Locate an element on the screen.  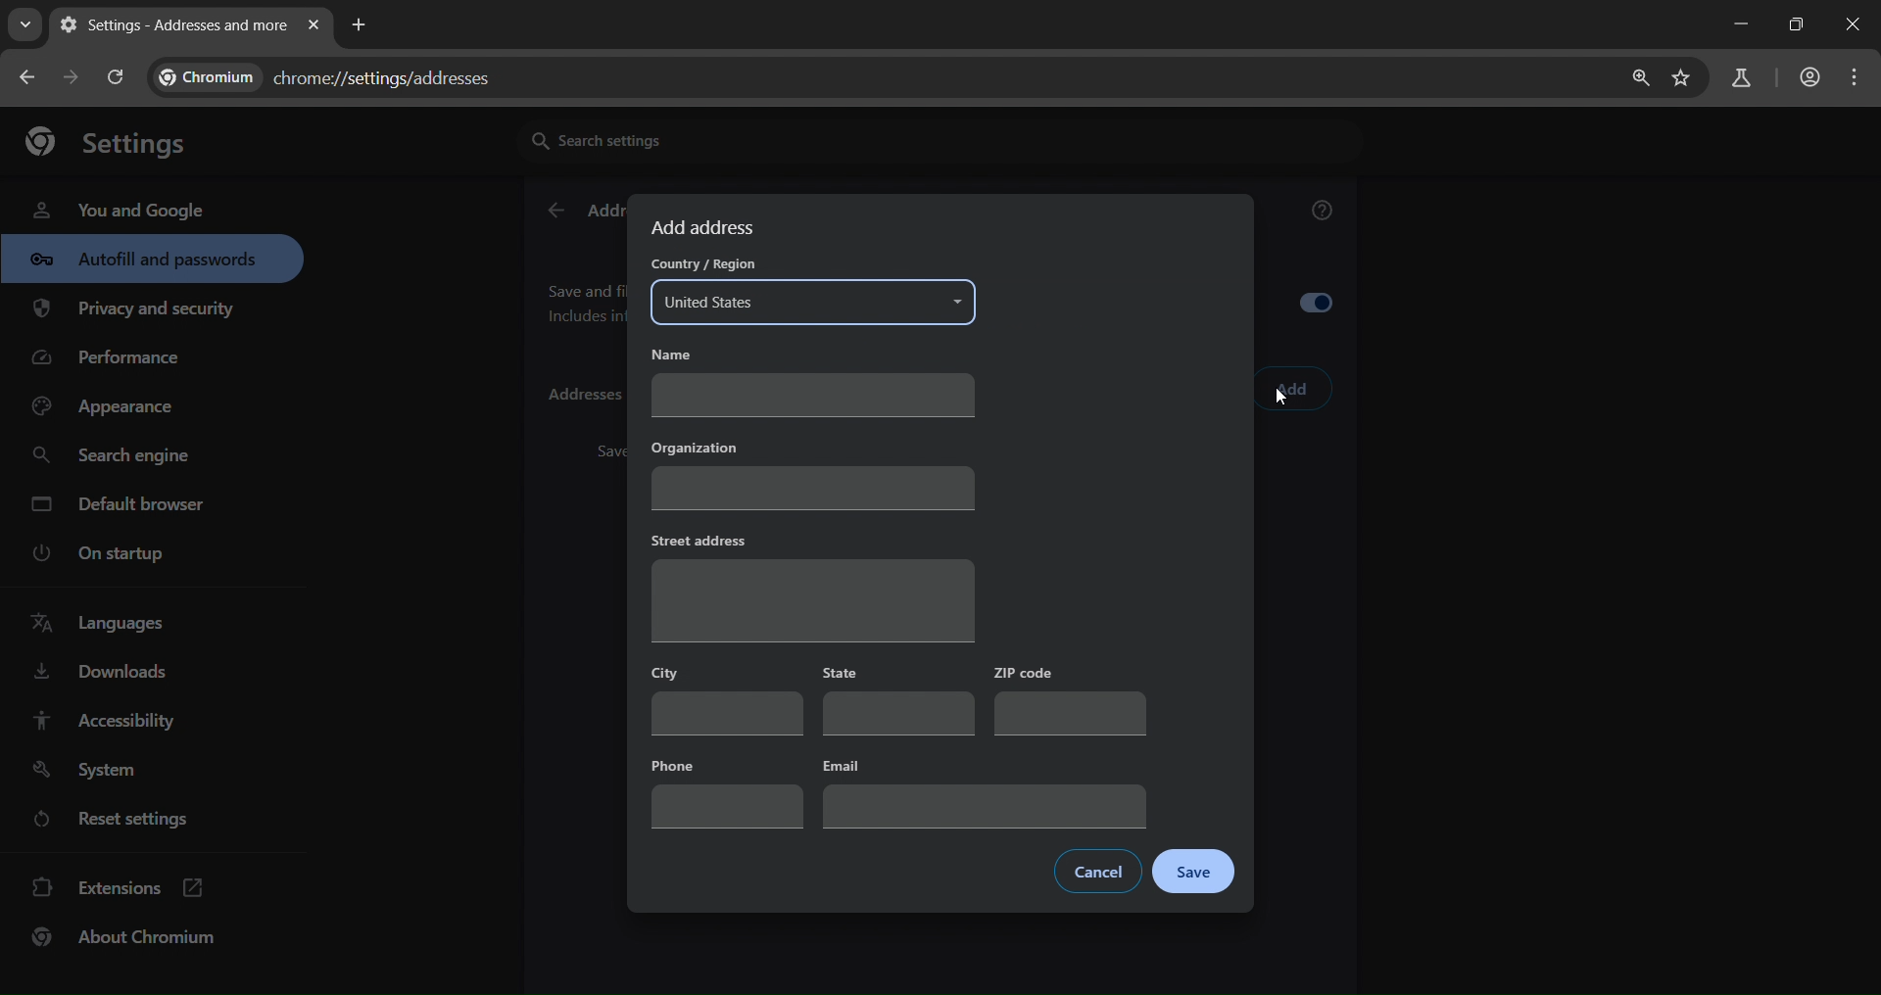
current page is located at coordinates (169, 24).